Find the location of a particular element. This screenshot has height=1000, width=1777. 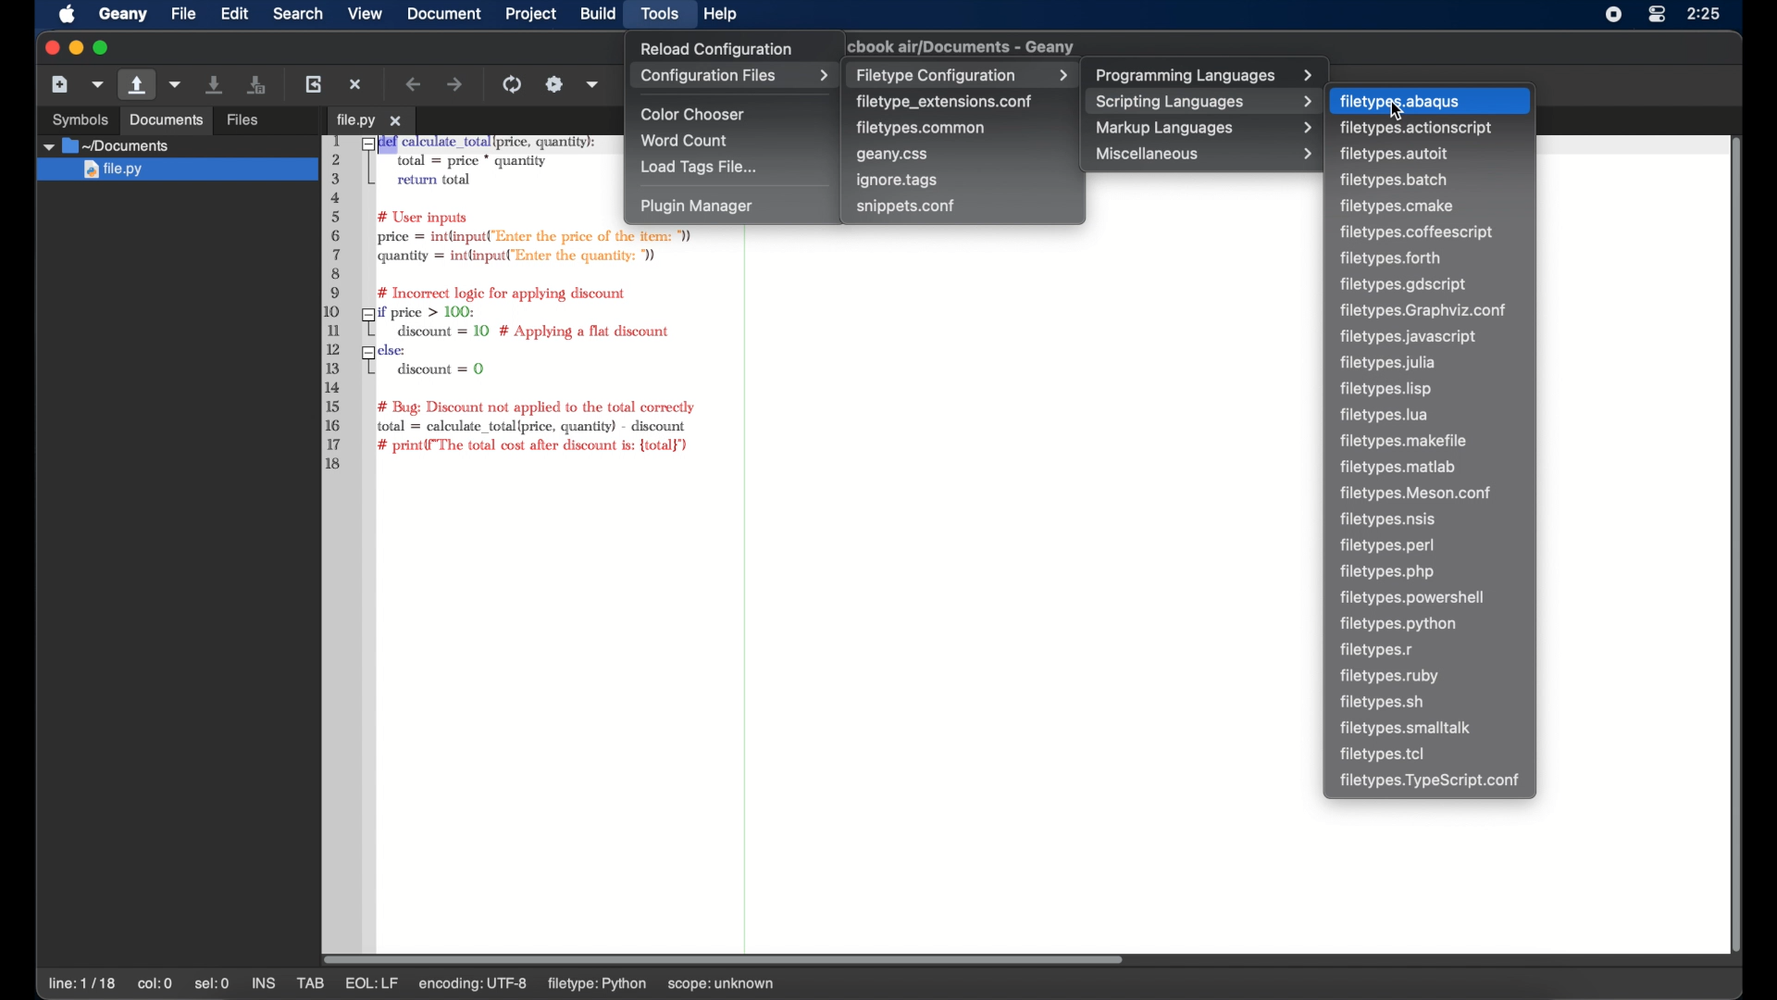

filetype is located at coordinates (1401, 101).